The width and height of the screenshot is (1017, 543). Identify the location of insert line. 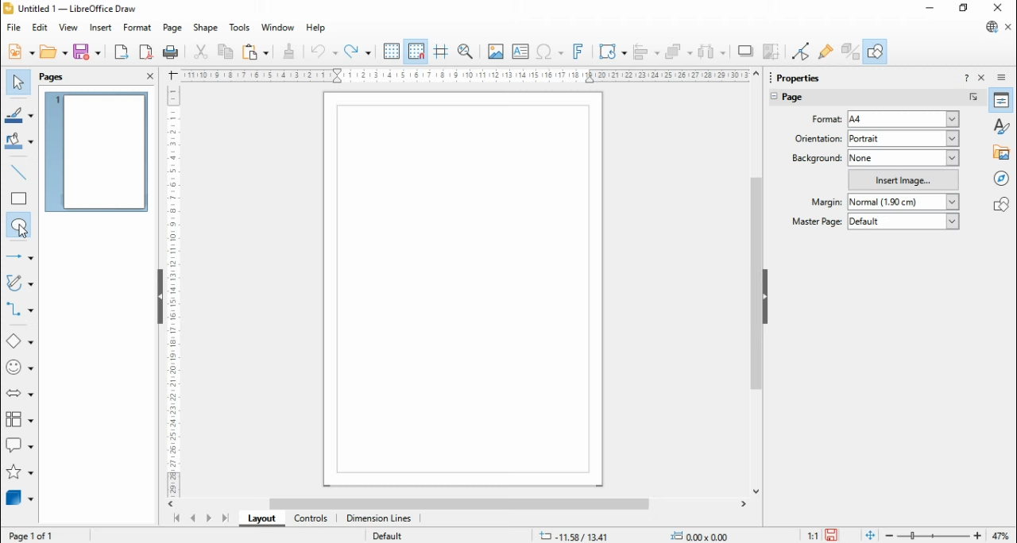
(21, 172).